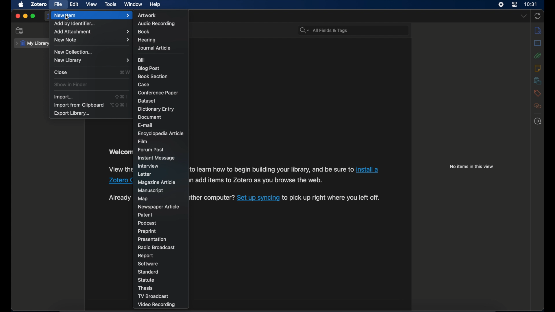 Image resolution: width=555 pixels, height=312 pixels. I want to click on import, so click(64, 97).